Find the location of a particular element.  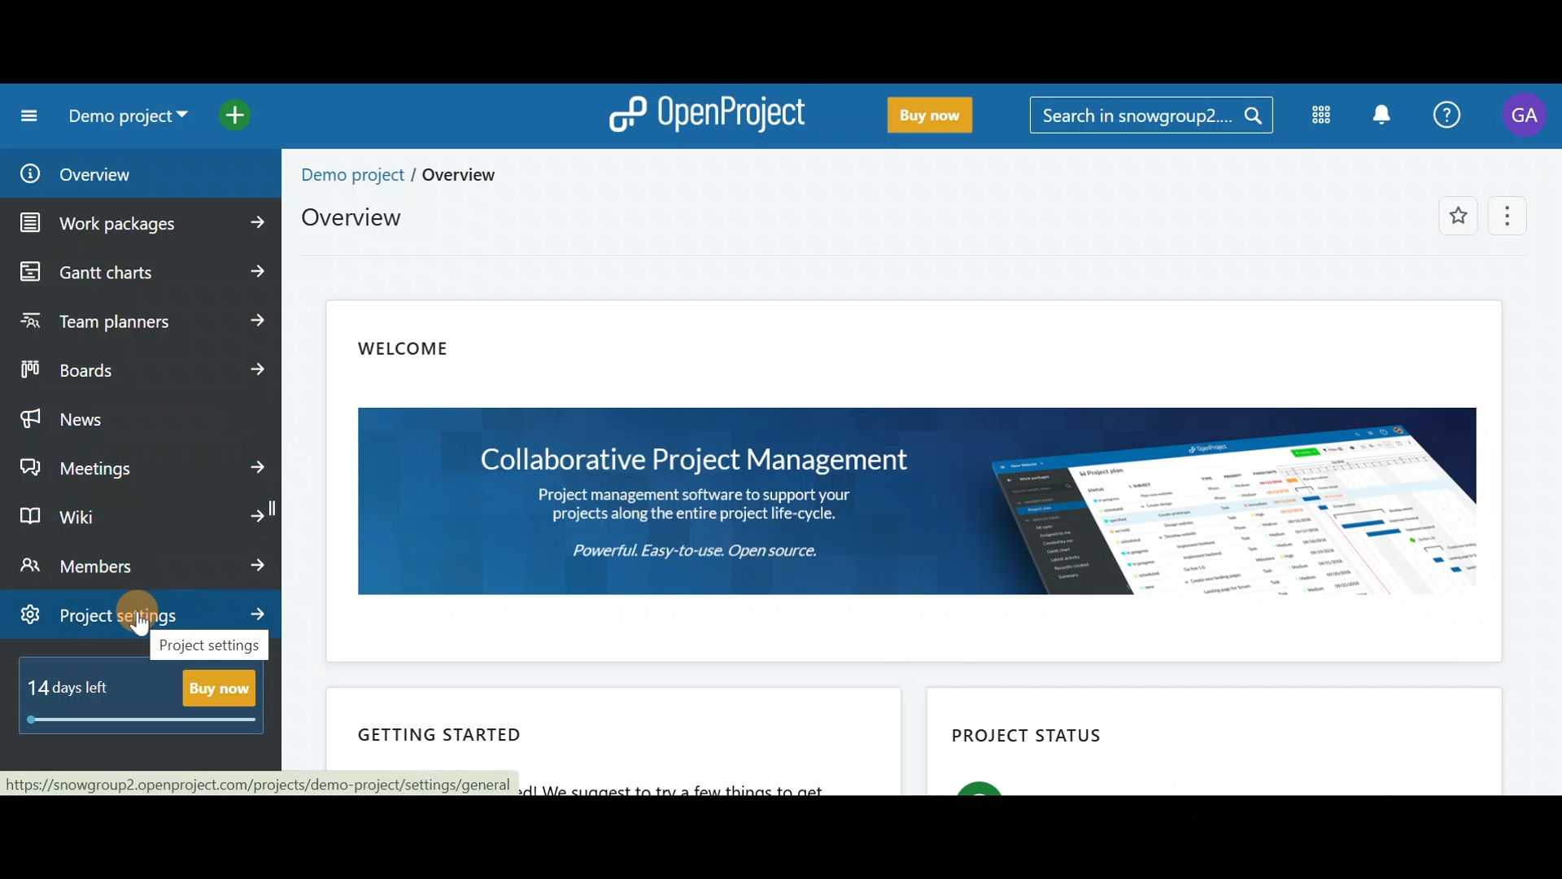

Project status is located at coordinates (1216, 741).